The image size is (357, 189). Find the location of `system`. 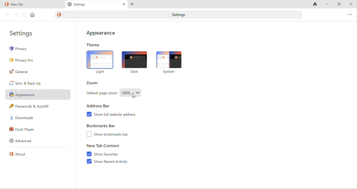

system is located at coordinates (170, 59).